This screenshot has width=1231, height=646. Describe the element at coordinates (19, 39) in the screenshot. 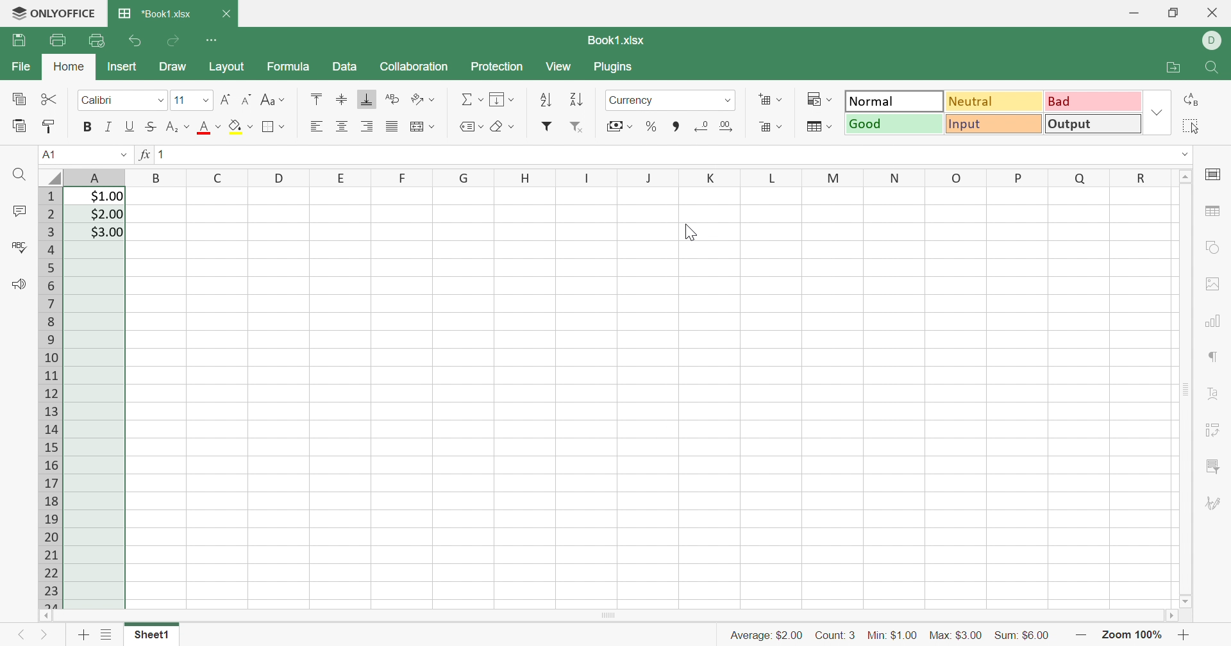

I see `Save` at that location.